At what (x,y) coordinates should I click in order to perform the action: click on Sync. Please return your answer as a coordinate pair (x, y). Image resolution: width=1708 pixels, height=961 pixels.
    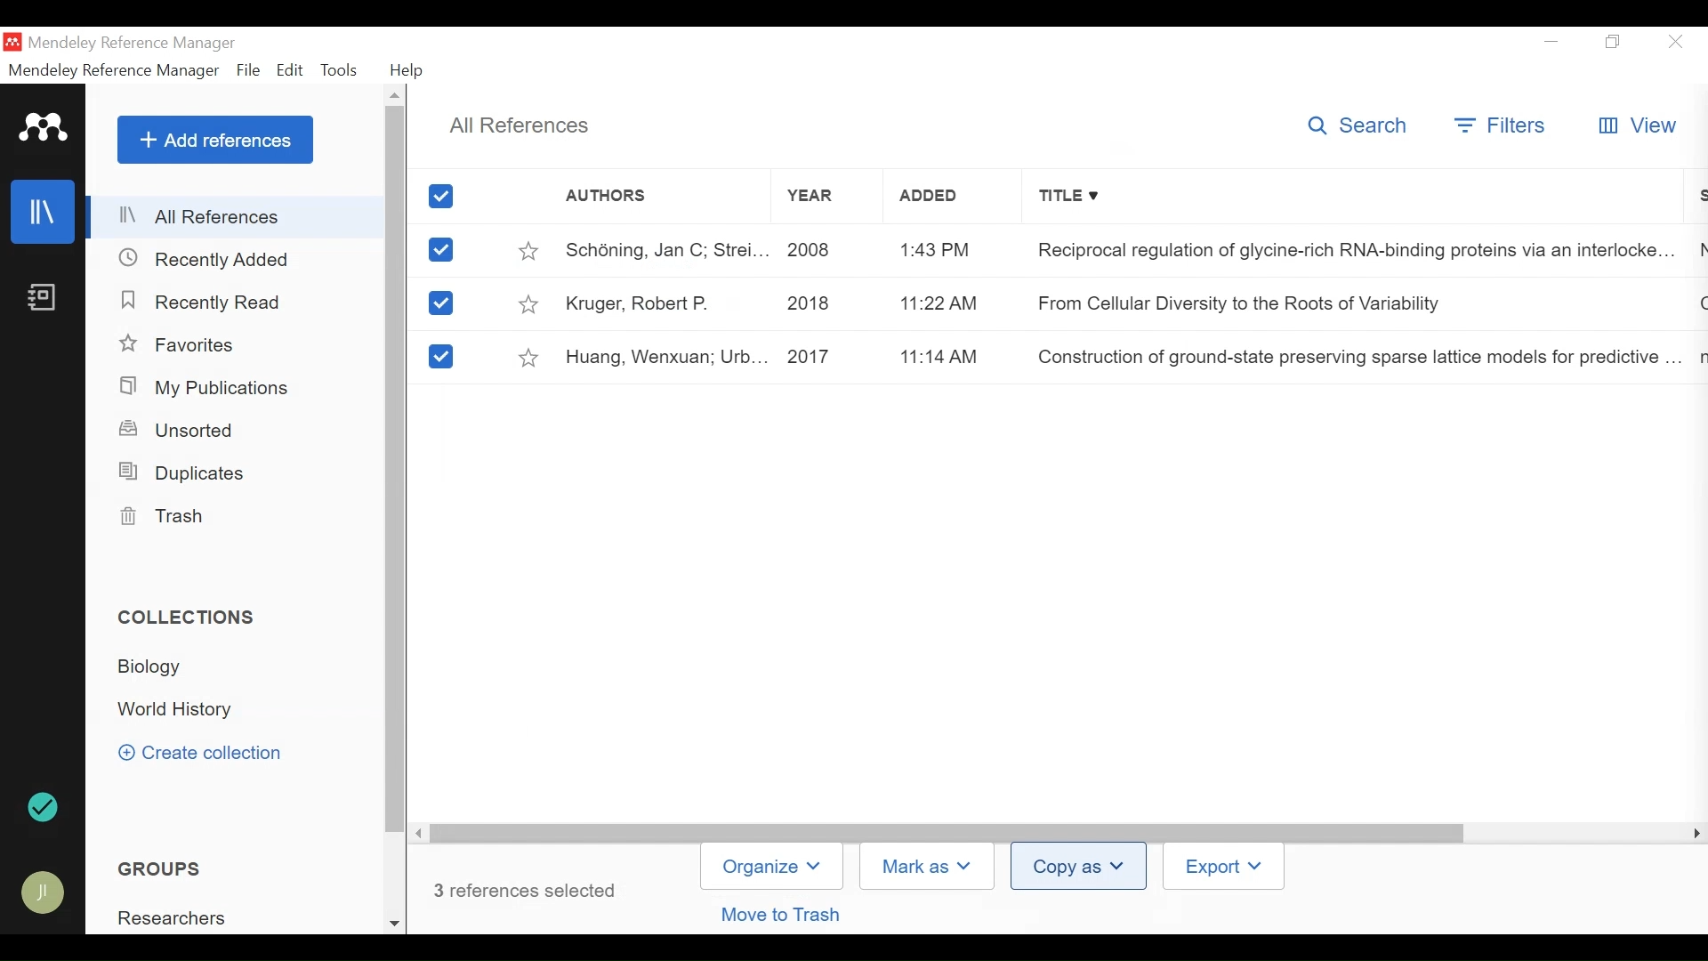
    Looking at the image, I should click on (44, 808).